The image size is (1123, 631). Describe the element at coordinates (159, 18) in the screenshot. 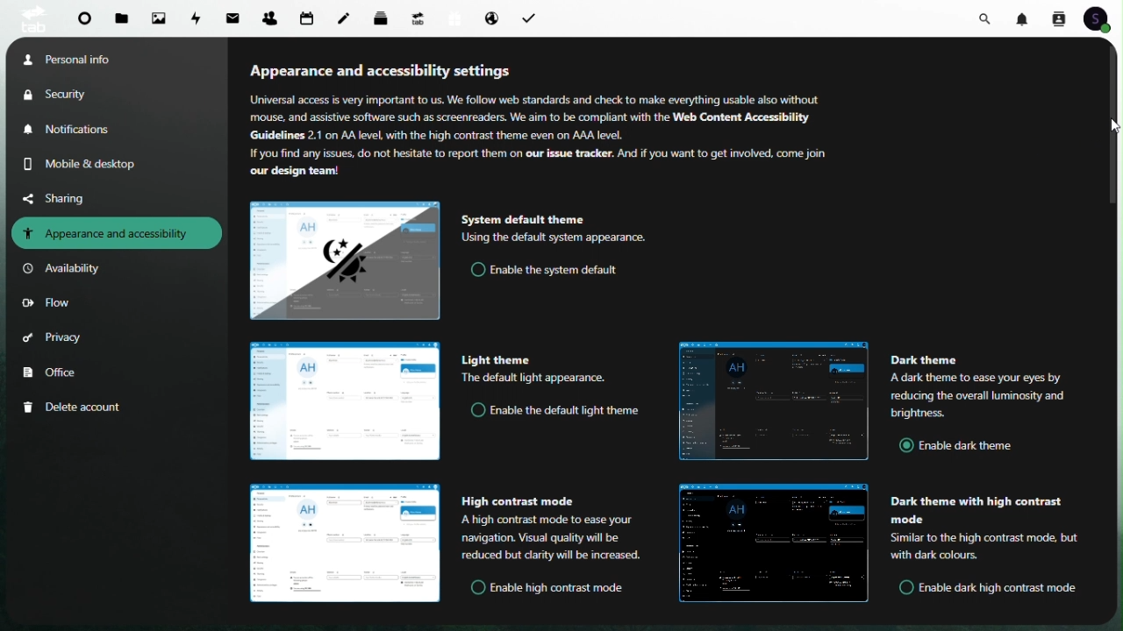

I see `Photos` at that location.